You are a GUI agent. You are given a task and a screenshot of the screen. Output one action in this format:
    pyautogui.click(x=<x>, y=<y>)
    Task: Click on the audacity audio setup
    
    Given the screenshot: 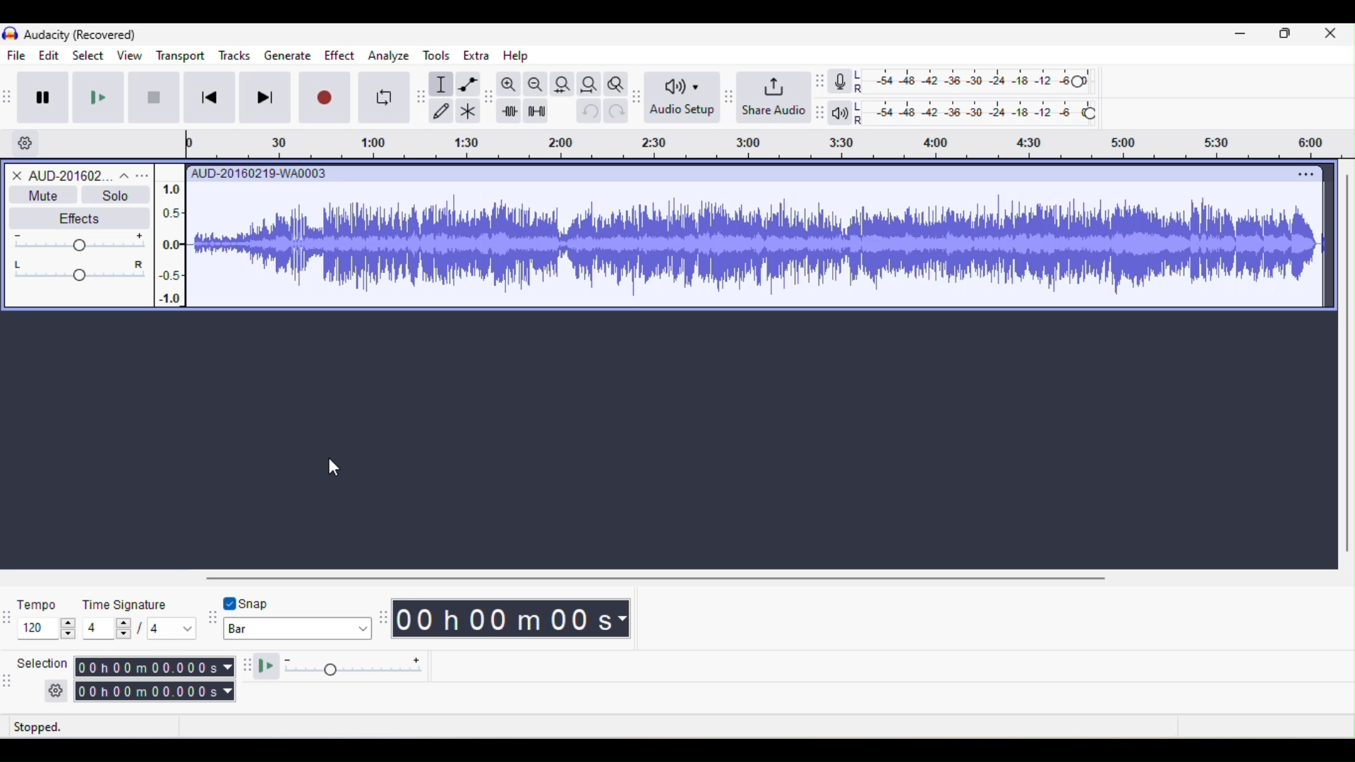 What is the action you would take?
    pyautogui.click(x=639, y=95)
    